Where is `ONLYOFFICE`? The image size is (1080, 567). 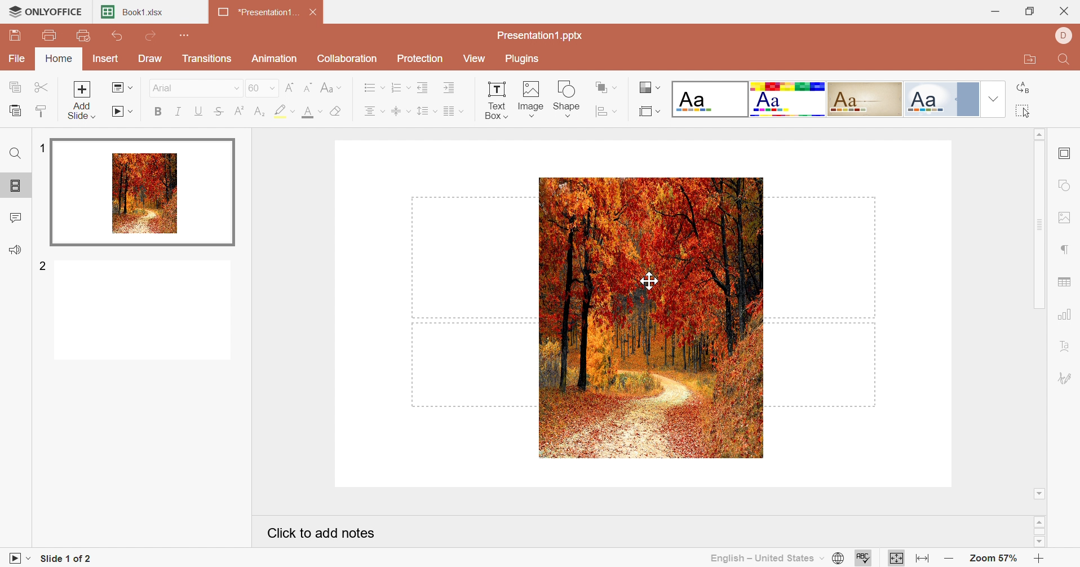
ONLYOFFICE is located at coordinates (46, 11).